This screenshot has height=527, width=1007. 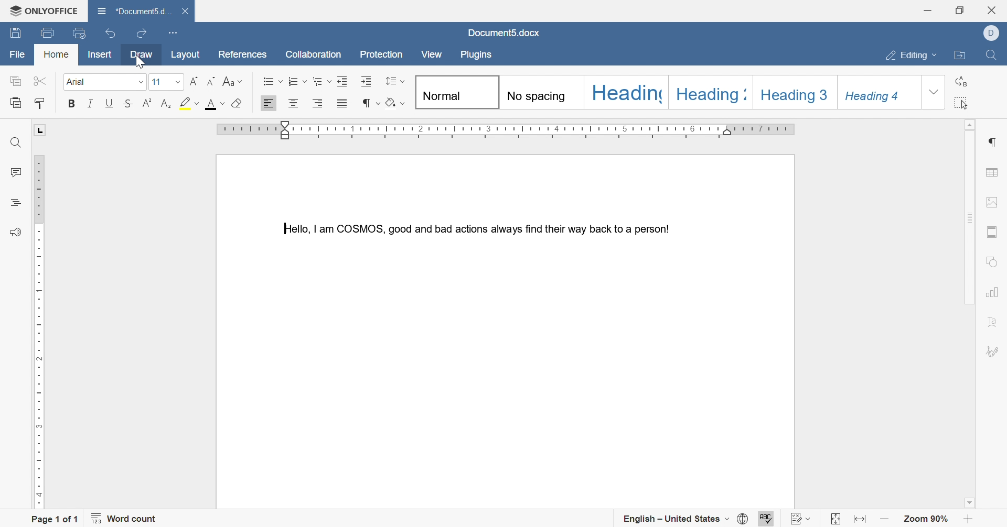 I want to click on font color, so click(x=216, y=104).